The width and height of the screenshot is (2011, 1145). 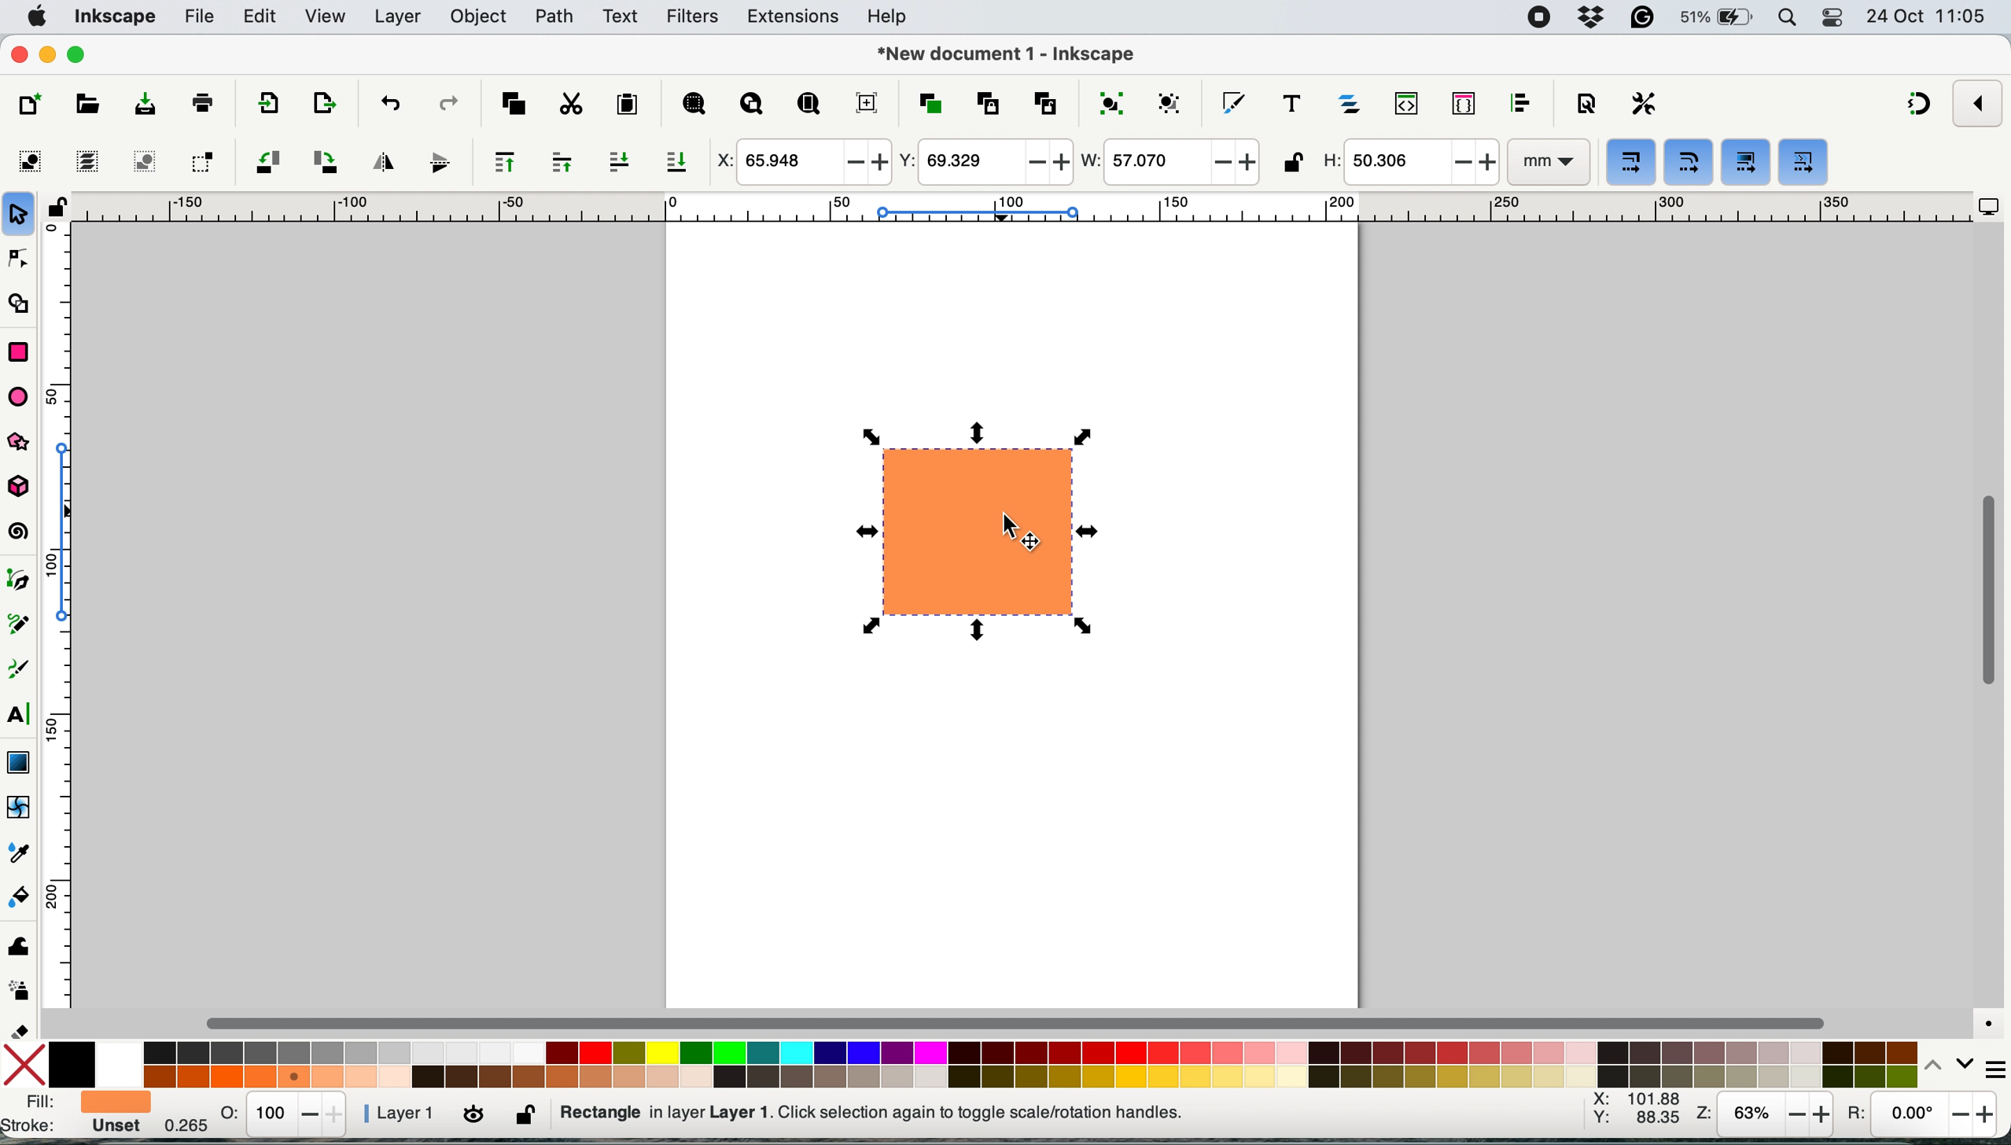 I want to click on dropbox, so click(x=1594, y=17).